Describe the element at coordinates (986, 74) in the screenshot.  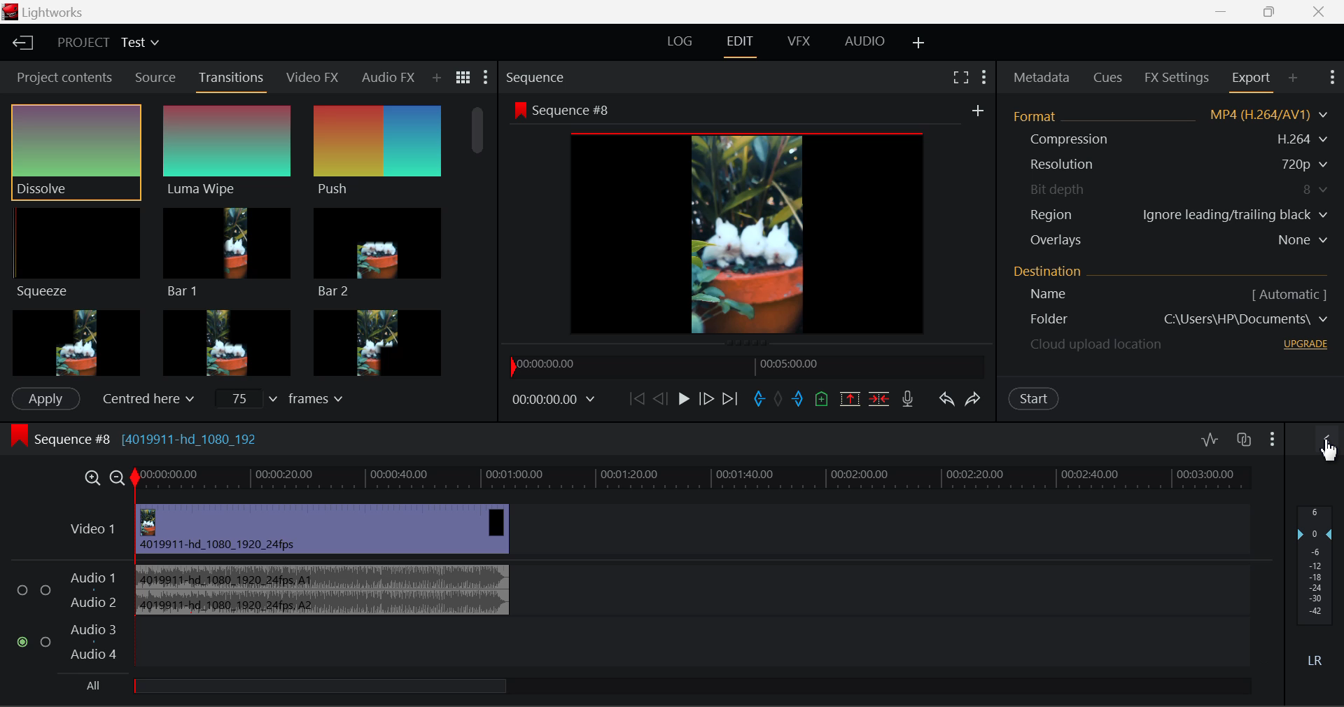
I see `Show Settings` at that location.